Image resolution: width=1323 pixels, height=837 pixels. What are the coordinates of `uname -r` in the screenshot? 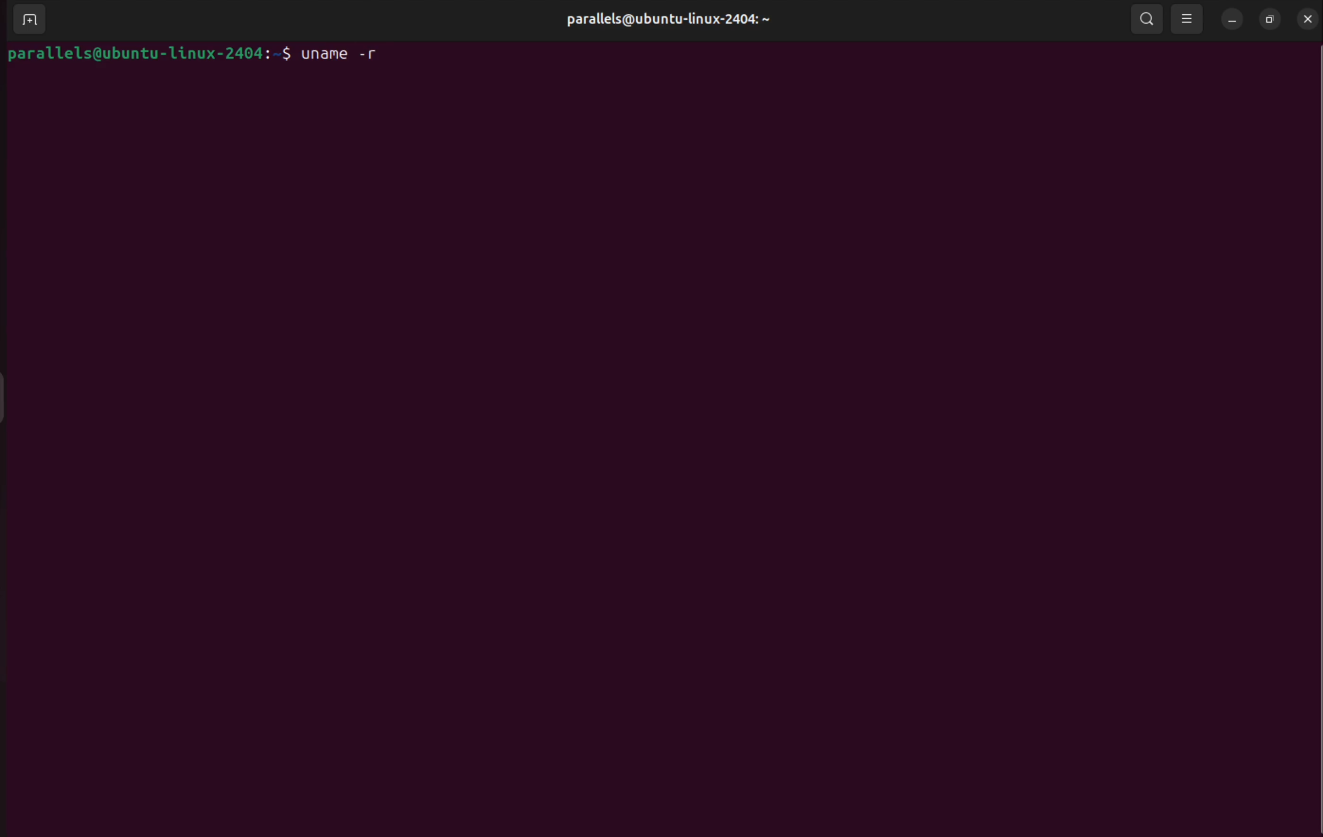 It's located at (348, 54).